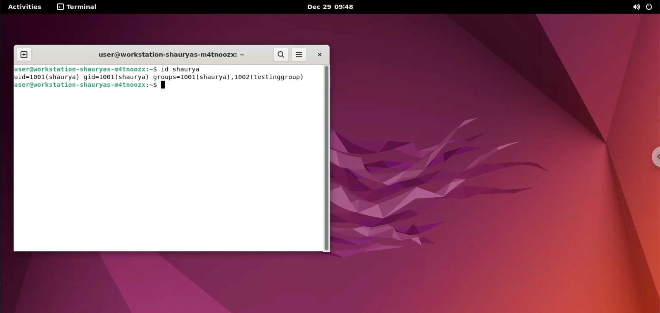 Image resolution: width=660 pixels, height=313 pixels. I want to click on close, so click(319, 54).